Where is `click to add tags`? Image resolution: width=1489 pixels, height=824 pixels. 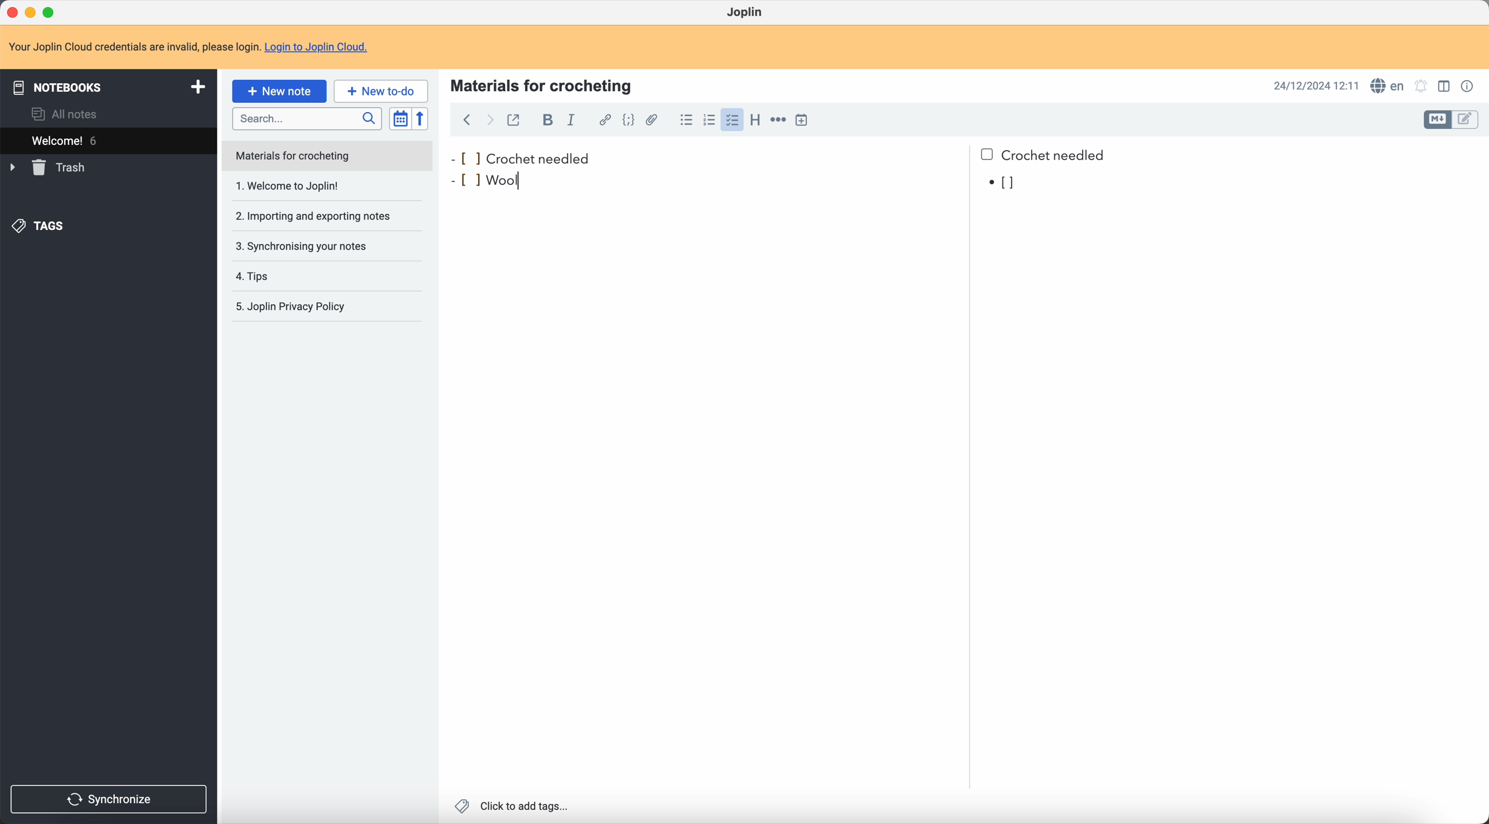 click to add tags is located at coordinates (514, 807).